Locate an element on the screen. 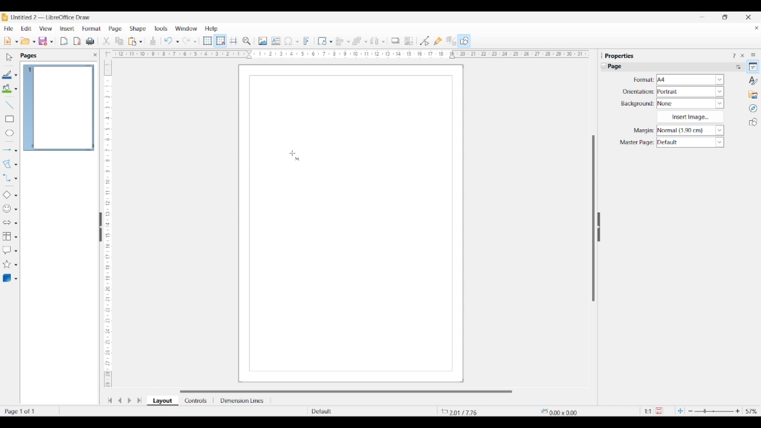  Connector options is located at coordinates (16, 178).